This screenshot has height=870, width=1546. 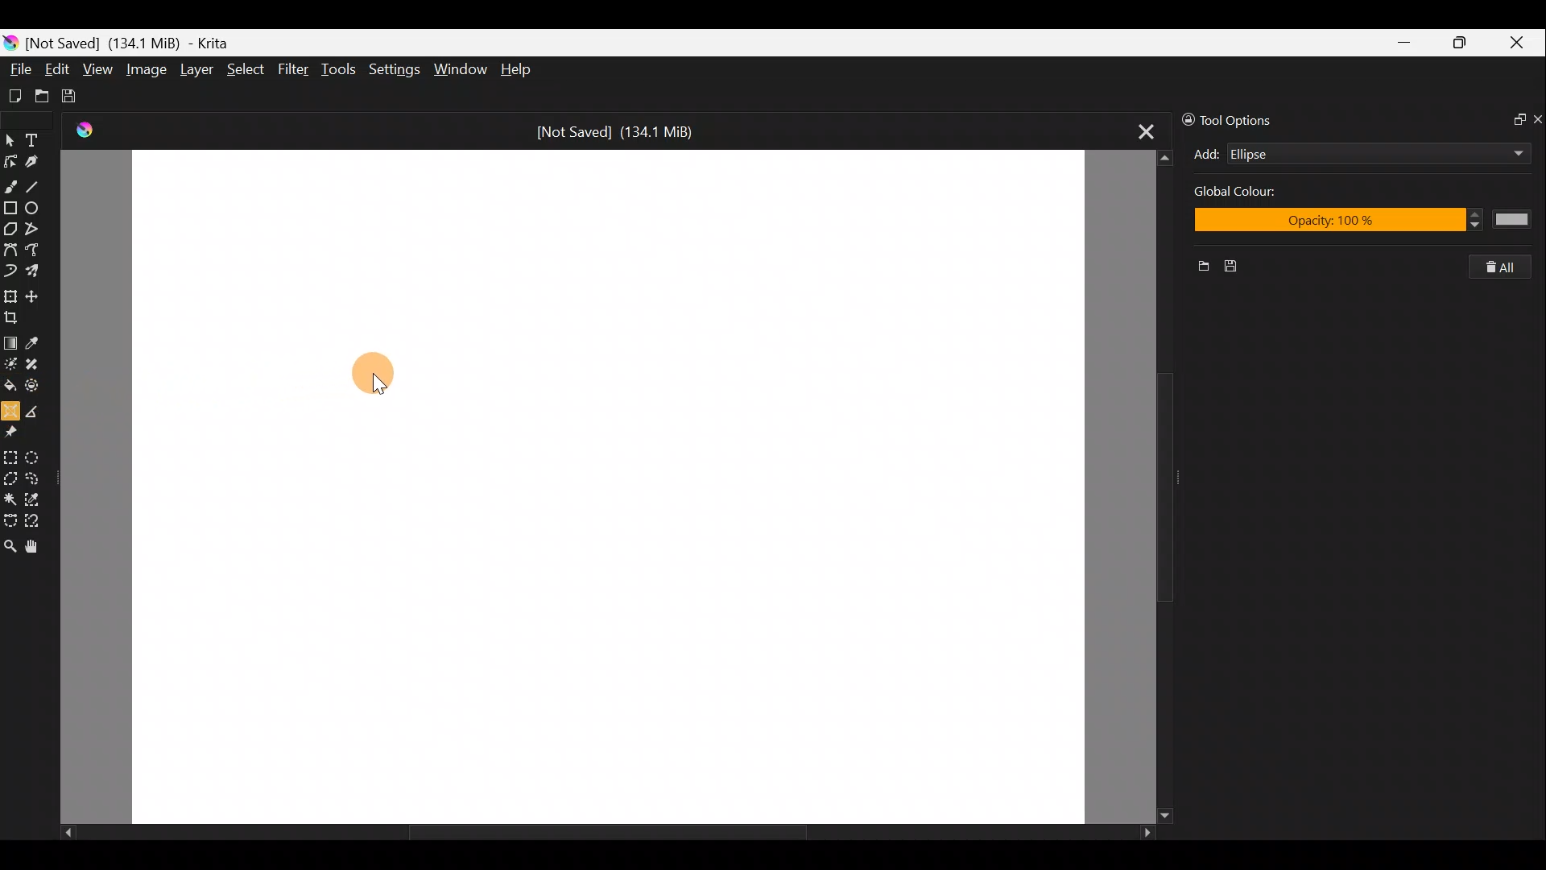 What do you see at coordinates (1353, 154) in the screenshot?
I see `Ellipse` at bounding box center [1353, 154].